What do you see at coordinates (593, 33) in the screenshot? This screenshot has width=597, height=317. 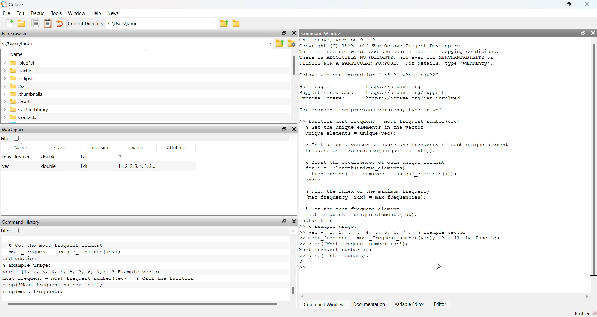 I see `Hide Widget` at bounding box center [593, 33].